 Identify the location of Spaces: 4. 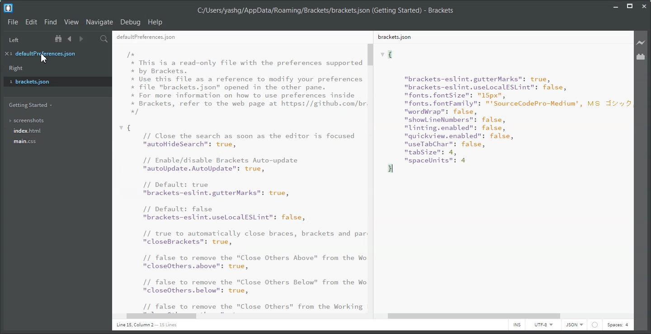
(618, 325).